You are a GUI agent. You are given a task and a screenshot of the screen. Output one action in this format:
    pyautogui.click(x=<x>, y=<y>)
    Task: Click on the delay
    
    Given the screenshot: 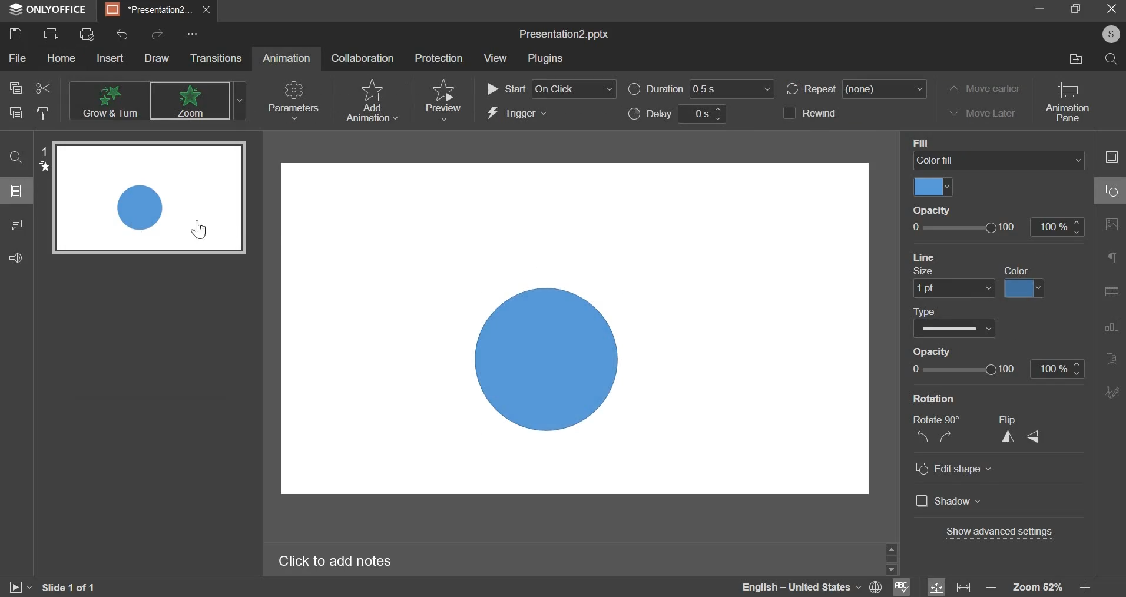 What is the action you would take?
    pyautogui.click(x=677, y=114)
    